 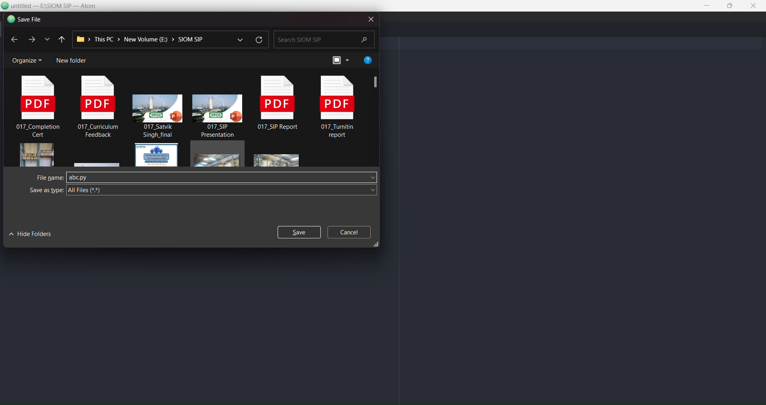 What do you see at coordinates (216, 115) in the screenshot?
I see `presentation` at bounding box center [216, 115].